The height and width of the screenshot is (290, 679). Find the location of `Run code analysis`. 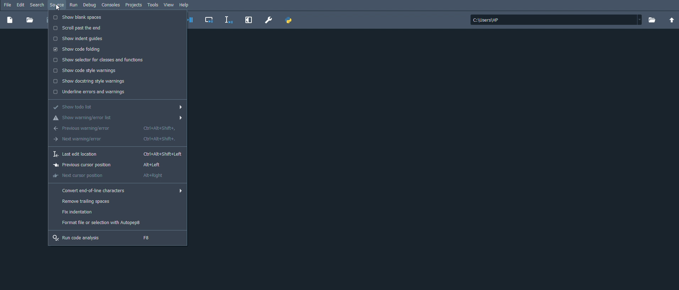

Run code analysis is located at coordinates (103, 238).